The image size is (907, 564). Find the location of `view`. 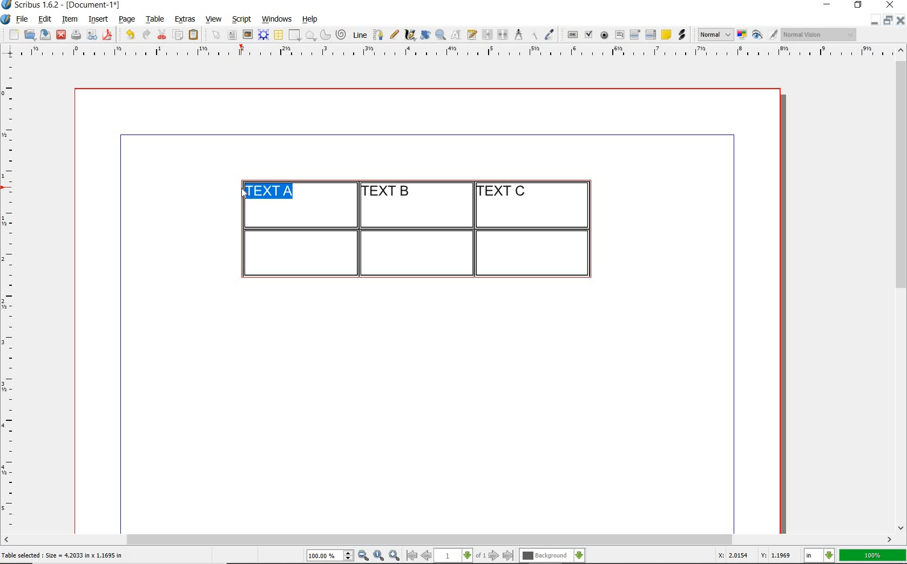

view is located at coordinates (214, 19).